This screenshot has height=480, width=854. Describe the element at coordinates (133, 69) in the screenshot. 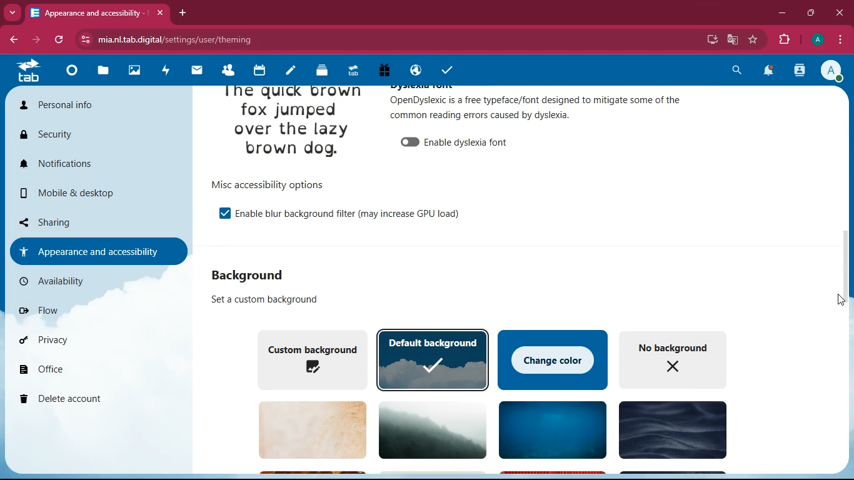

I see `images` at that location.